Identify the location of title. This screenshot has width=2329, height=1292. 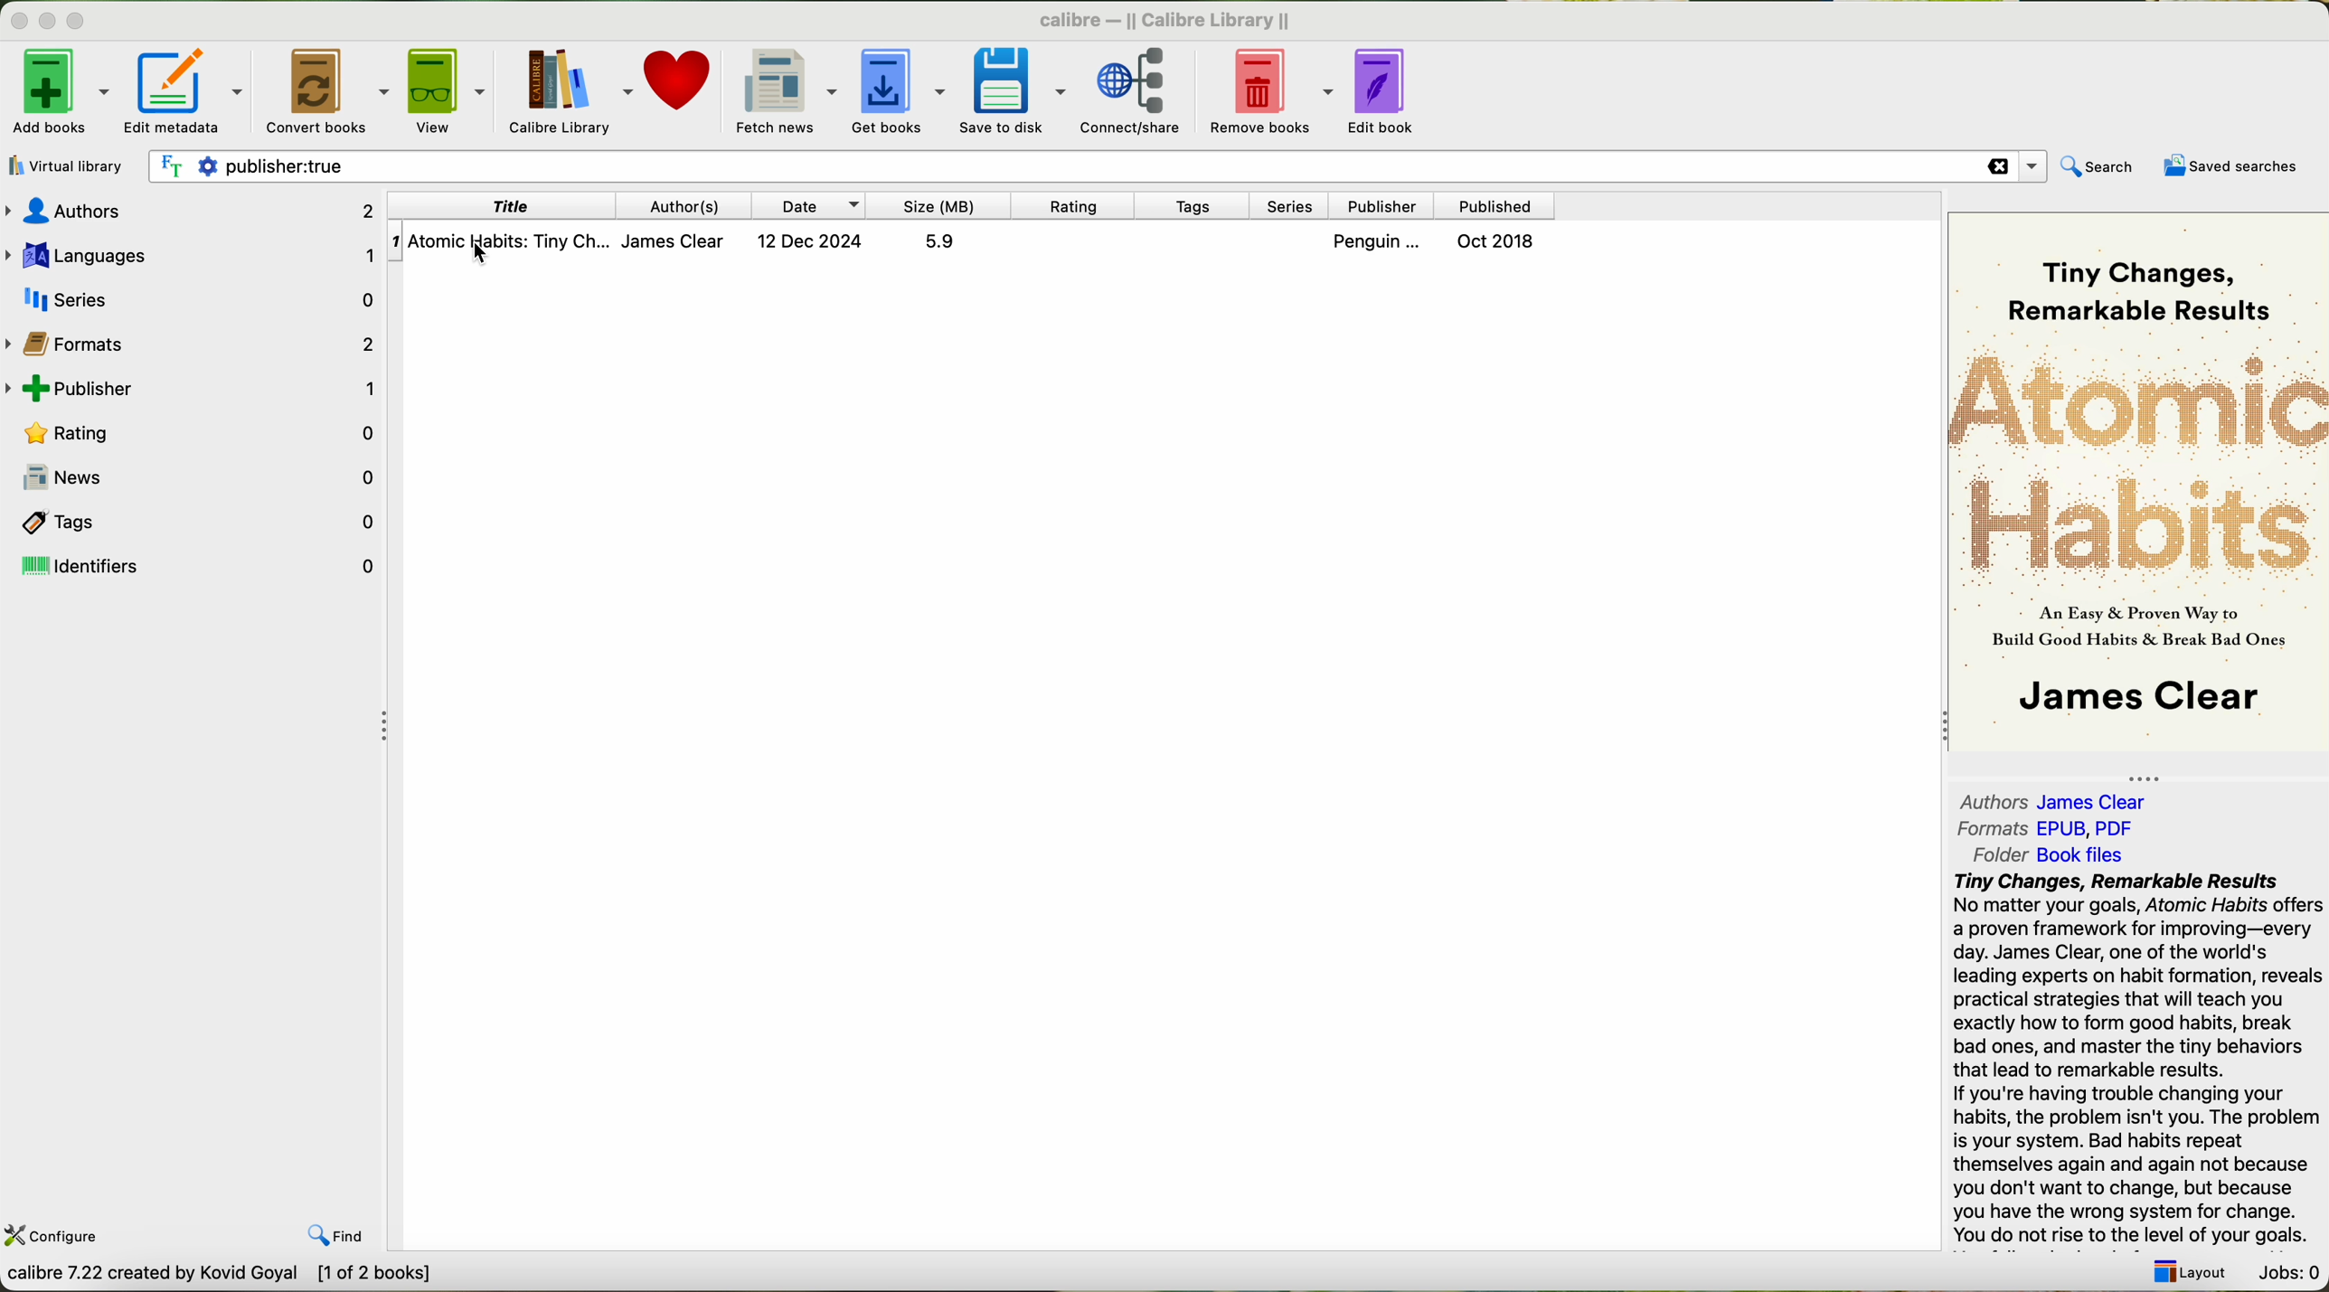
(499, 207).